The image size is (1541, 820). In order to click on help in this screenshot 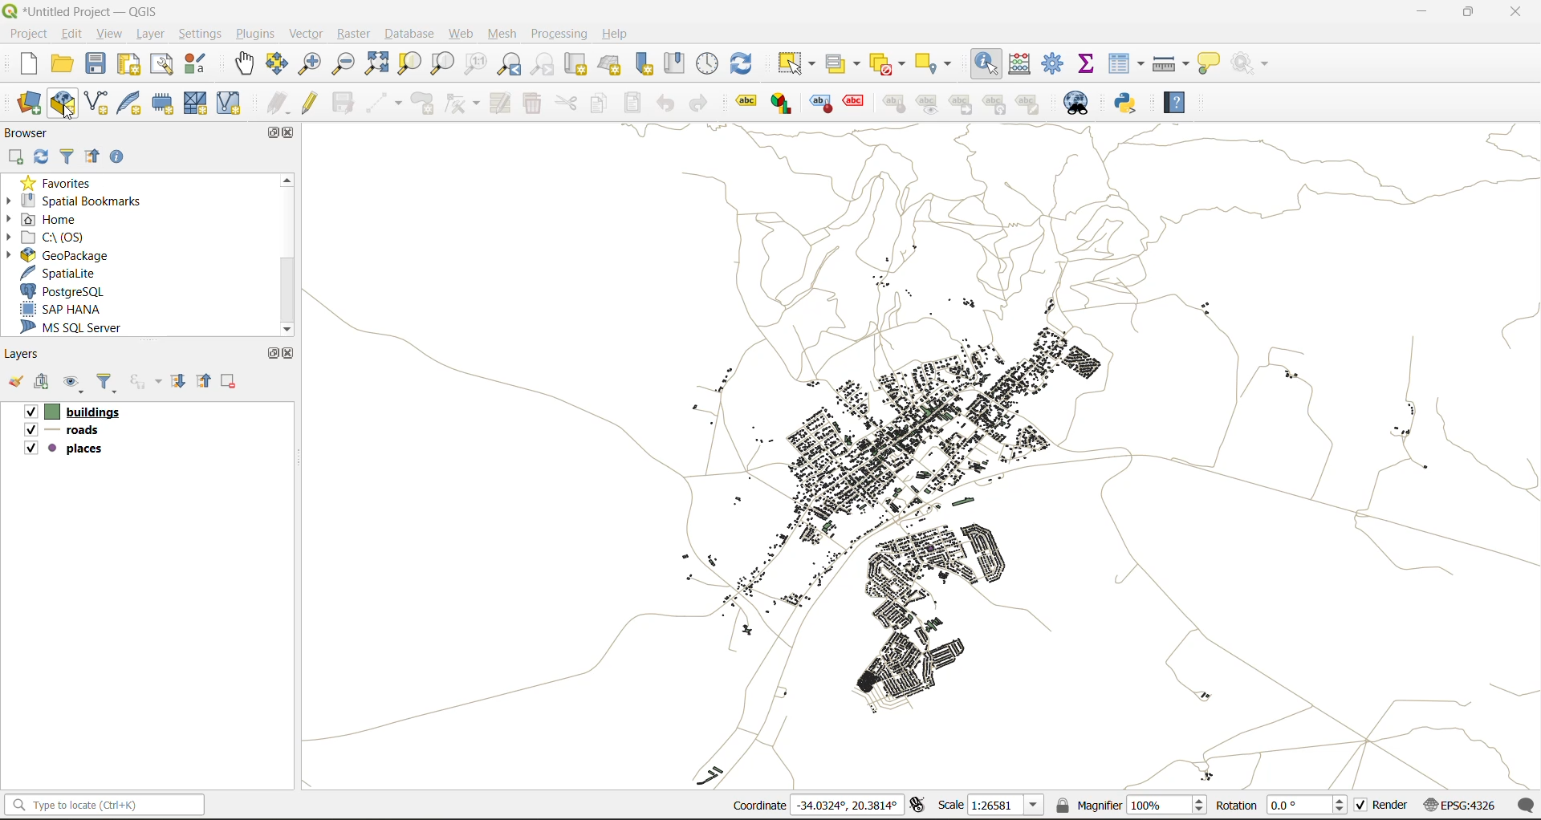, I will do `click(1174, 105)`.